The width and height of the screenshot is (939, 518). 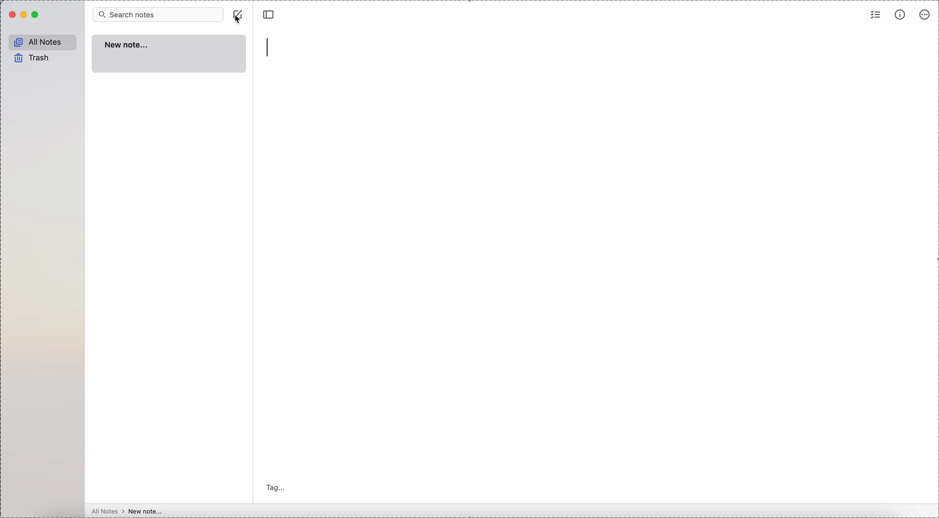 I want to click on cursor, so click(x=239, y=20).